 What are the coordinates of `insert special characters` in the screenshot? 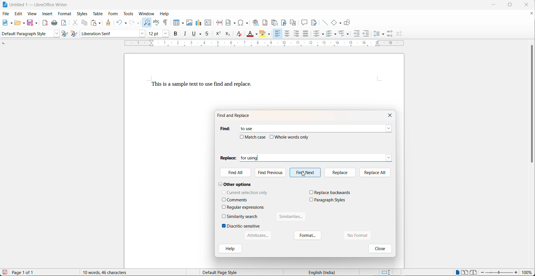 It's located at (245, 23).